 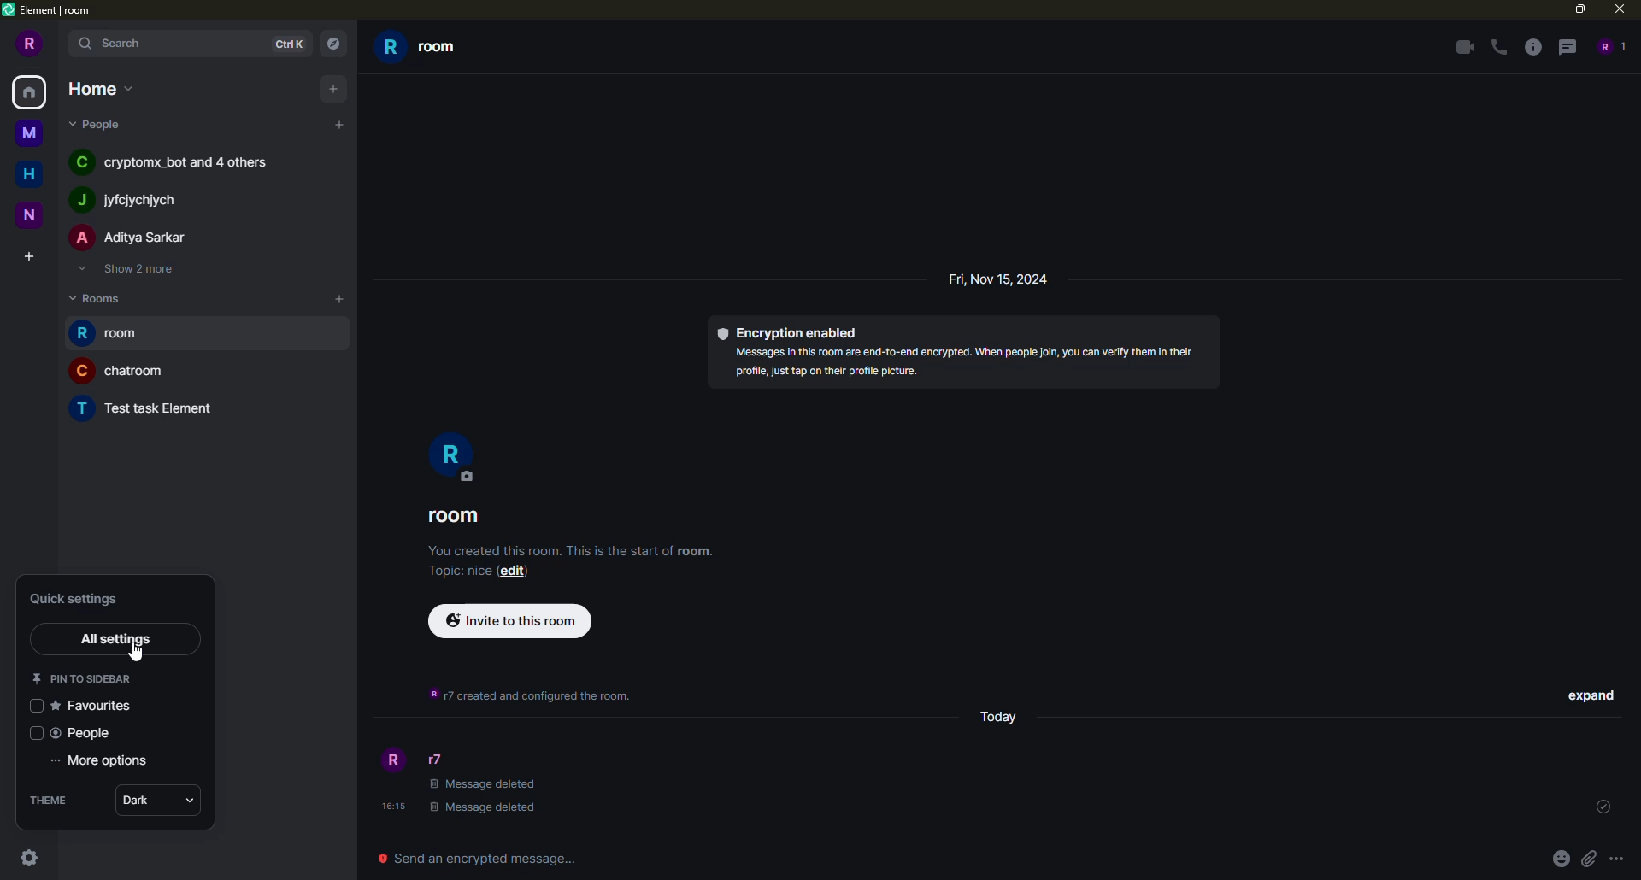 I want to click on info, so click(x=971, y=363).